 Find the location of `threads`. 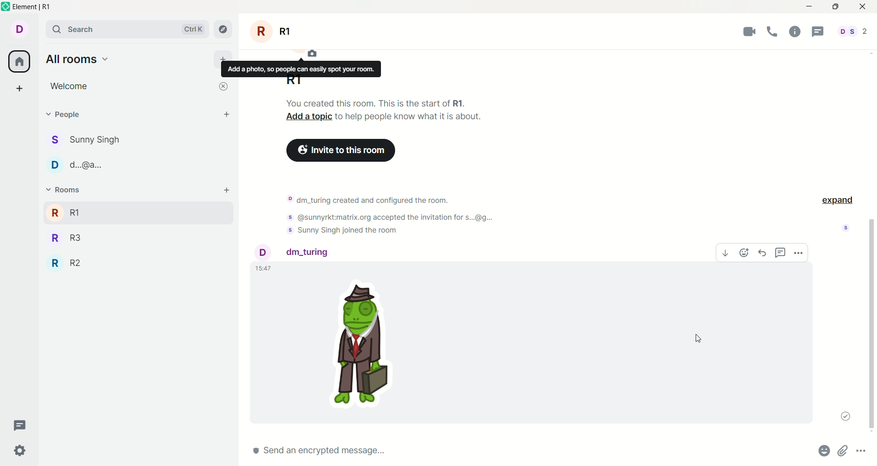

threads is located at coordinates (818, 31).